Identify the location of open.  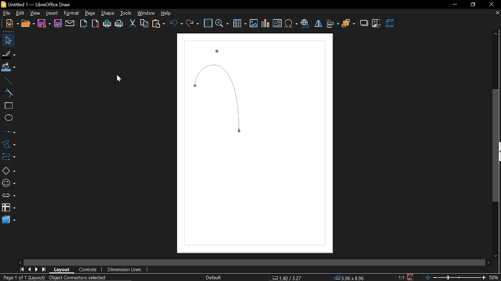
(27, 24).